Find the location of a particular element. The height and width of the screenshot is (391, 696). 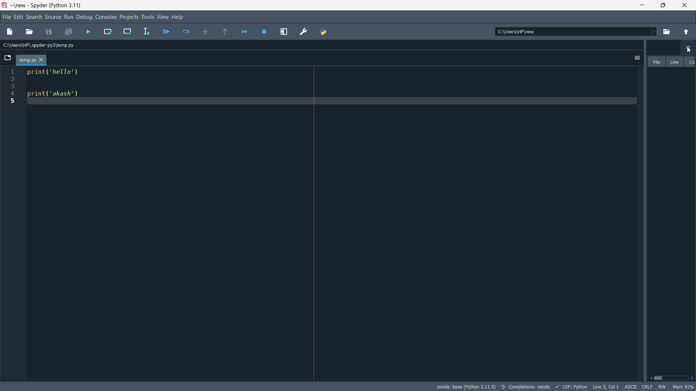

minimize app is located at coordinates (642, 5).